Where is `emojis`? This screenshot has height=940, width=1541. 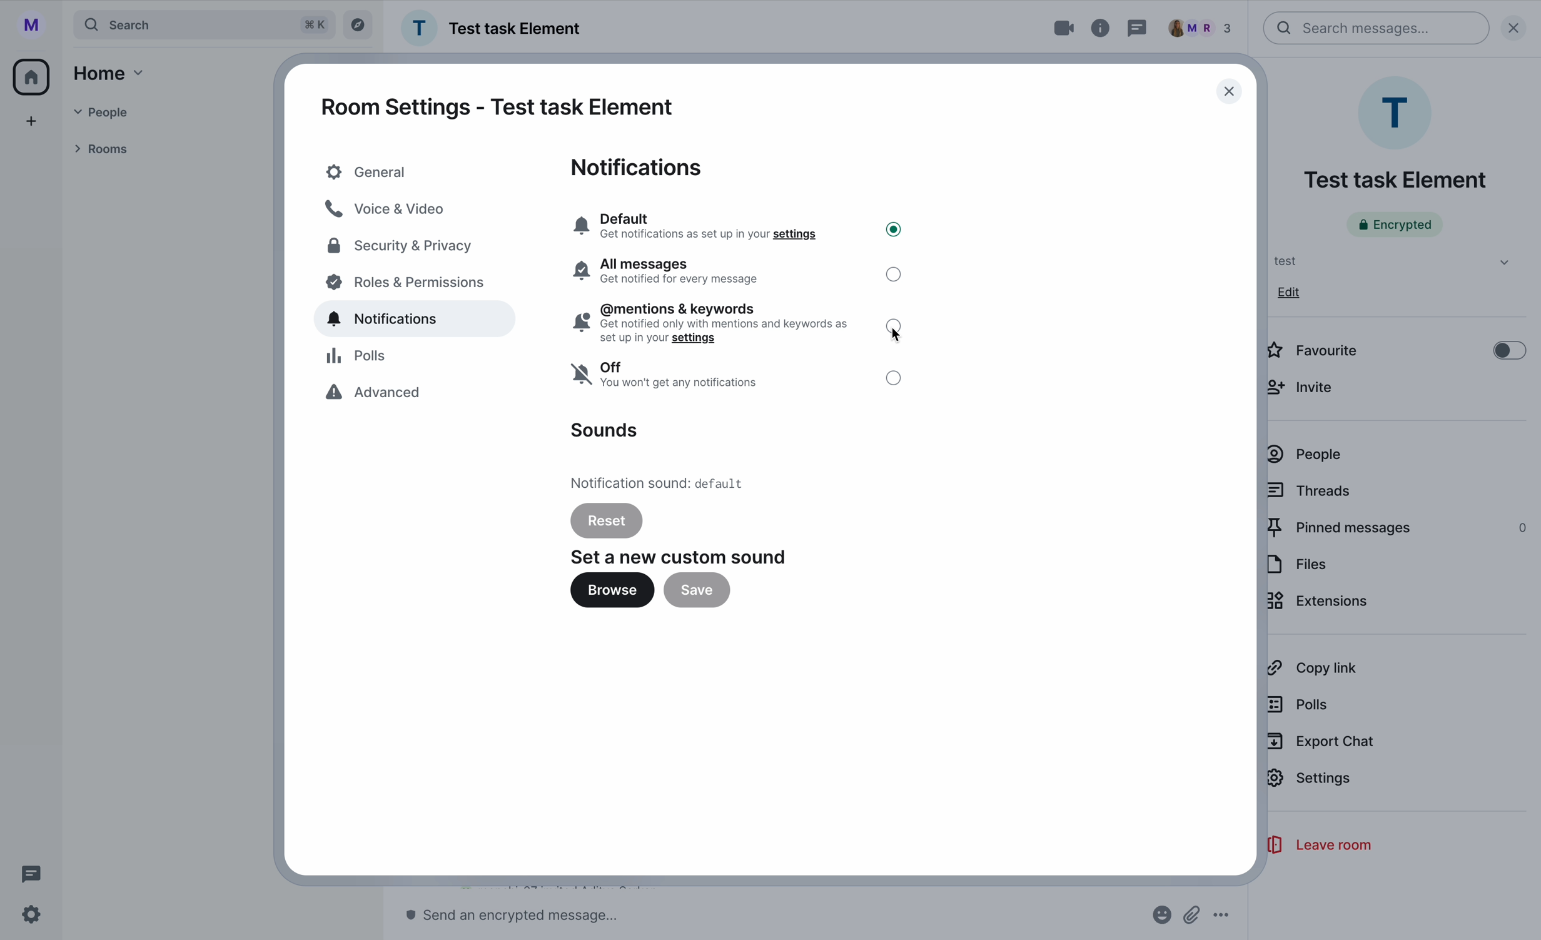
emojis is located at coordinates (1160, 916).